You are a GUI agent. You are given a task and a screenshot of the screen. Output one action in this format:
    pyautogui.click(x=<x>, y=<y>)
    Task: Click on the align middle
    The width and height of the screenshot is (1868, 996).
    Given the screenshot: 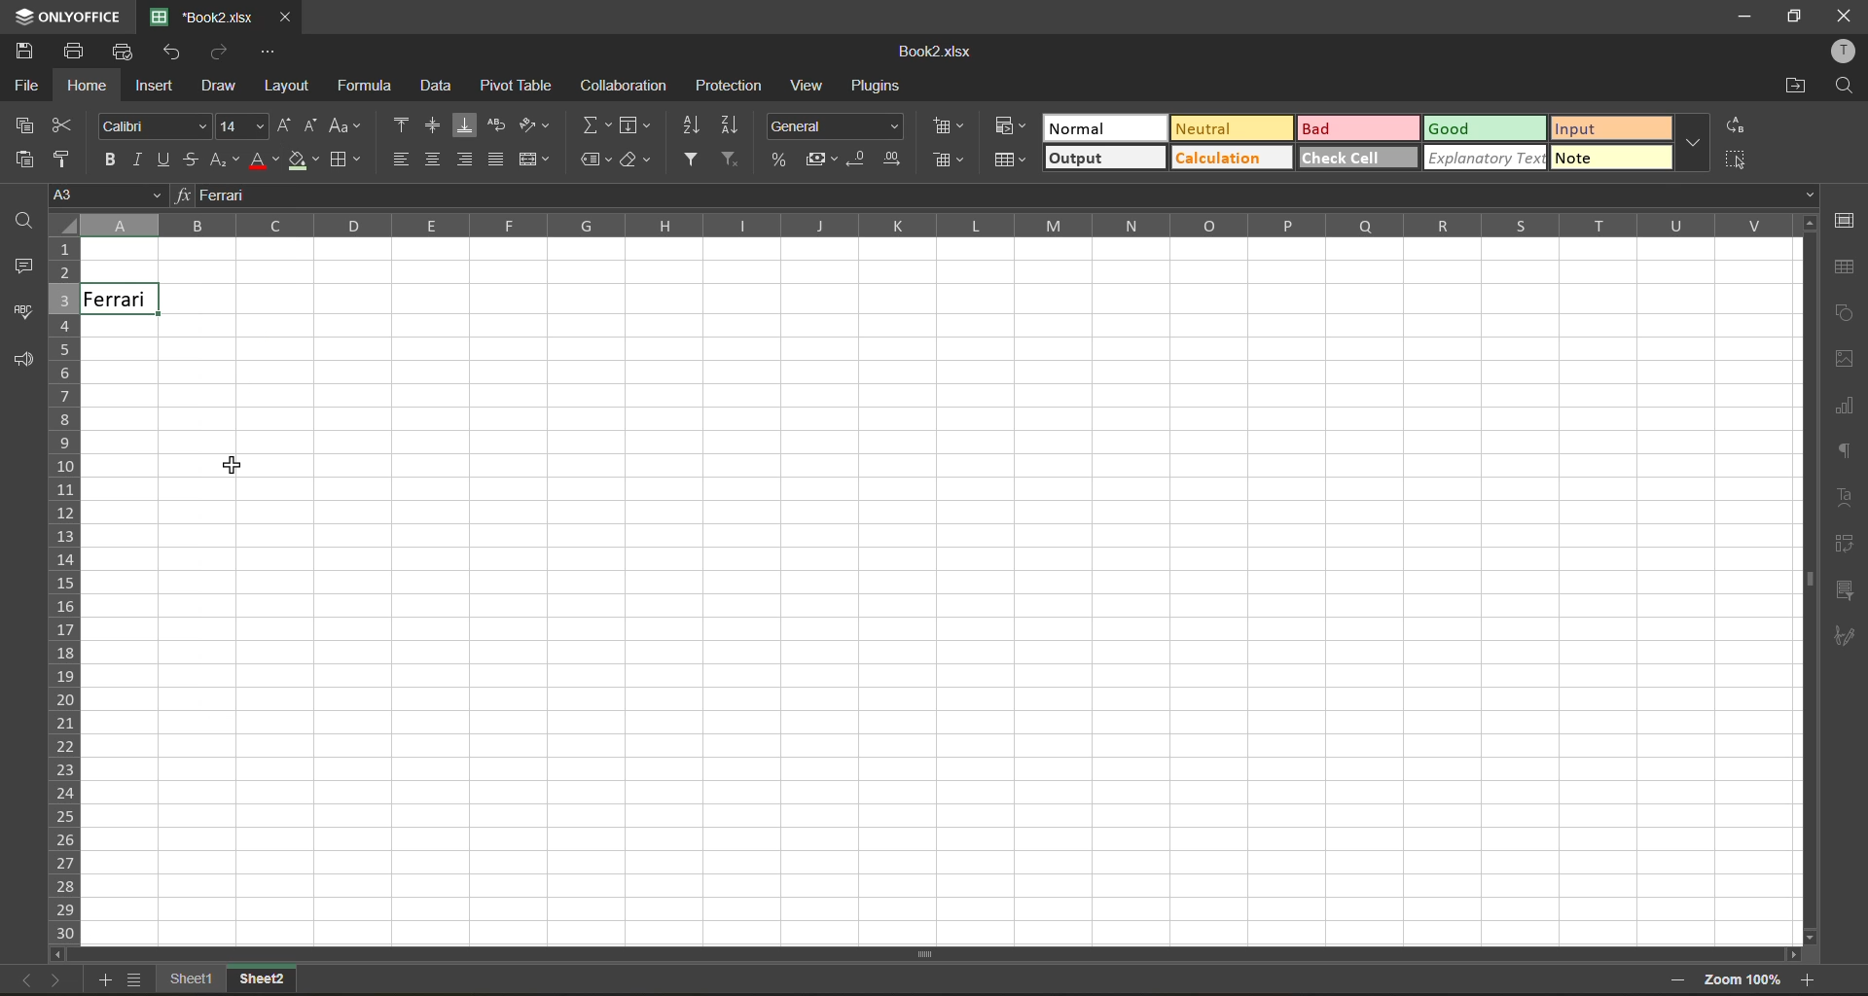 What is the action you would take?
    pyautogui.click(x=433, y=124)
    